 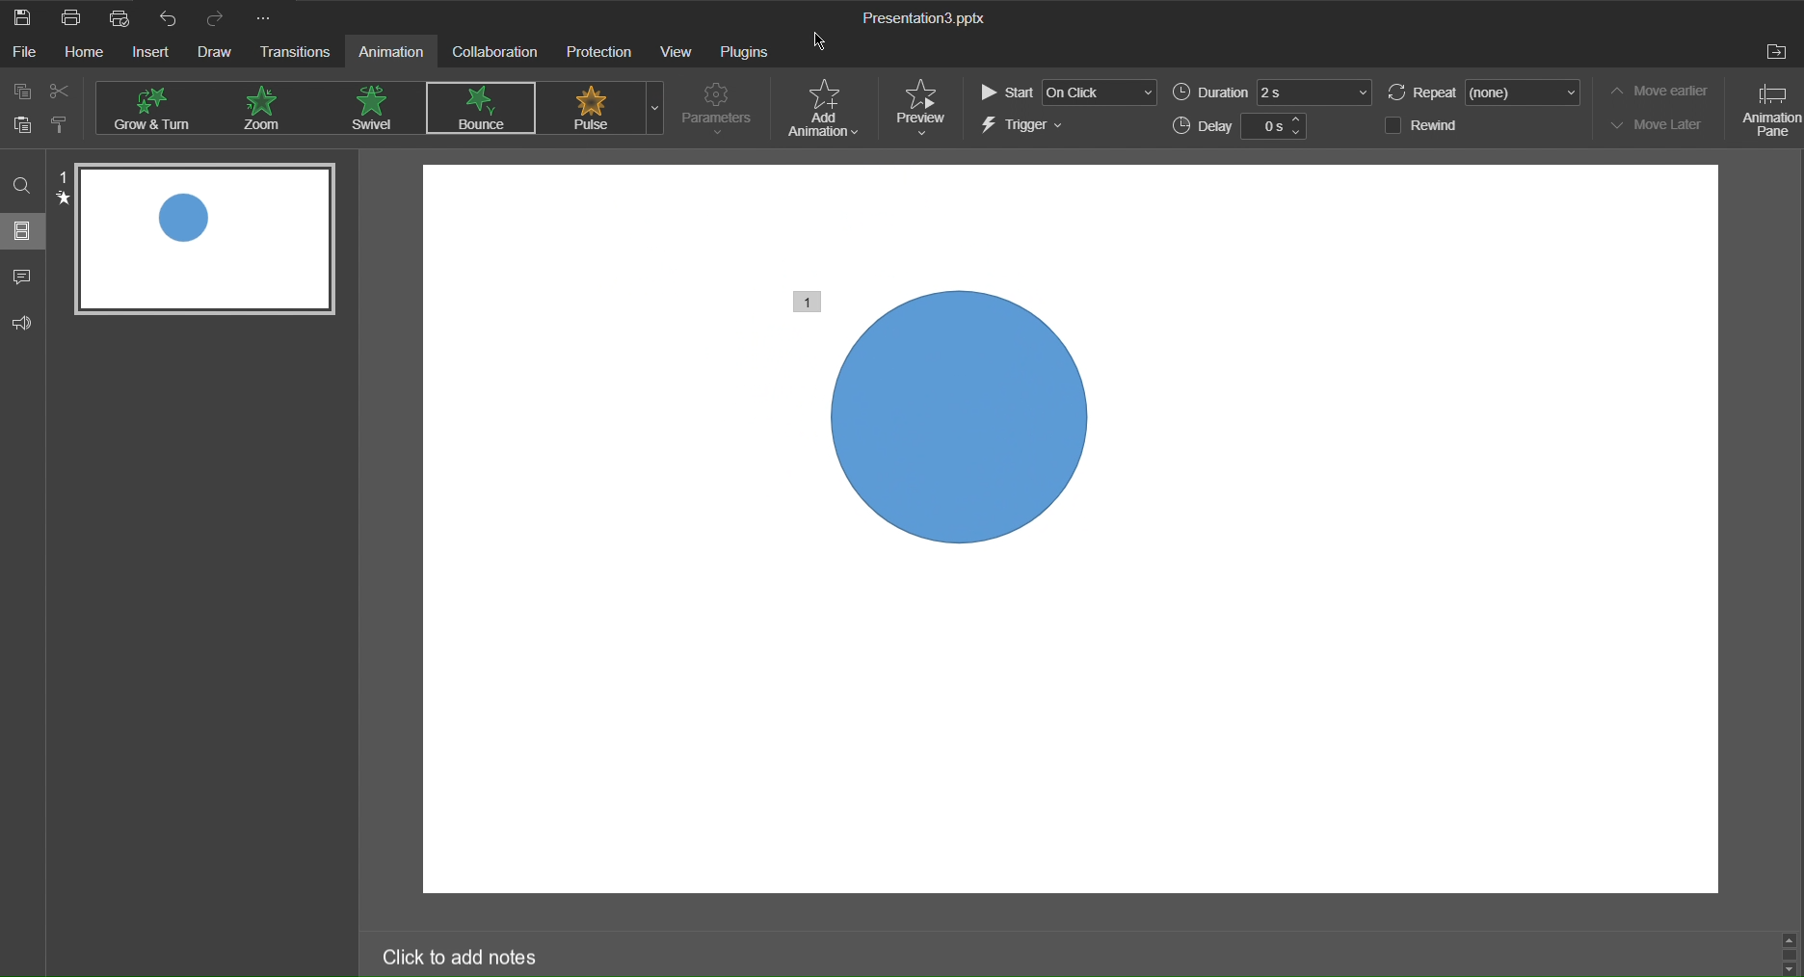 I want to click on Trigger, so click(x=1025, y=128).